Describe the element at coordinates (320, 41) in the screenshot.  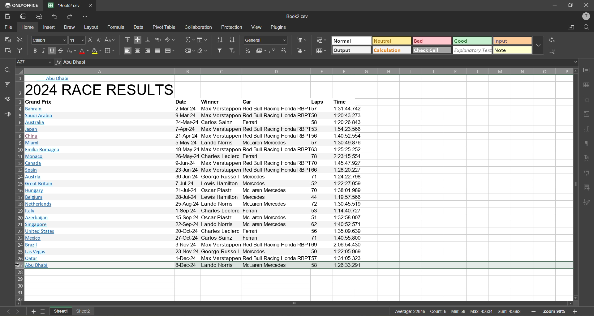
I see `conditional formatting` at that location.